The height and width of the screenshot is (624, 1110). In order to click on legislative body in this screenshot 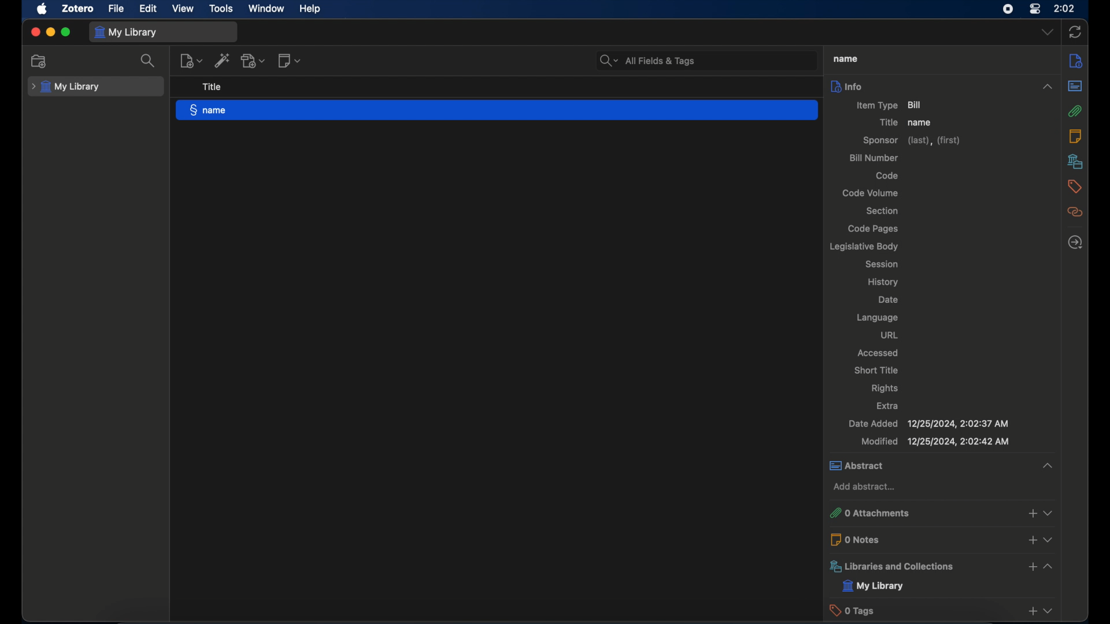, I will do `click(863, 247)`.